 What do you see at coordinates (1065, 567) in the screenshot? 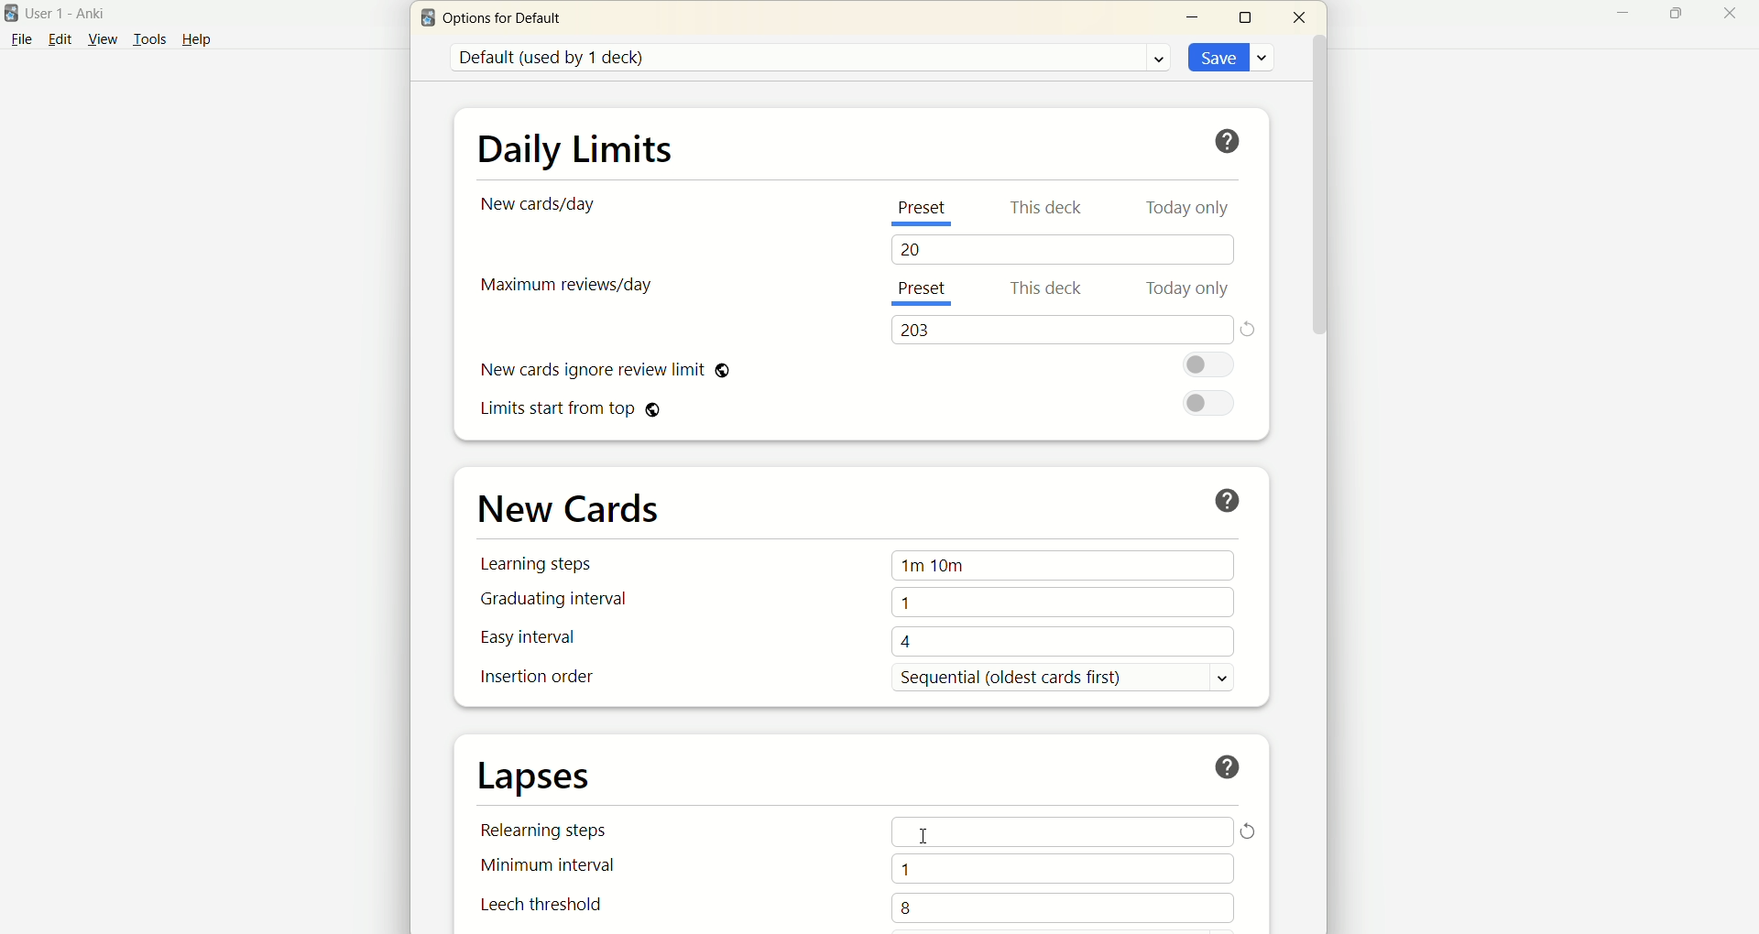
I see `1m 10m` at bounding box center [1065, 567].